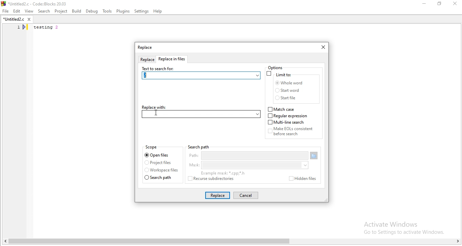 Image resolution: width=462 pixels, height=246 pixels. What do you see at coordinates (456, 4) in the screenshot?
I see `Close` at bounding box center [456, 4].